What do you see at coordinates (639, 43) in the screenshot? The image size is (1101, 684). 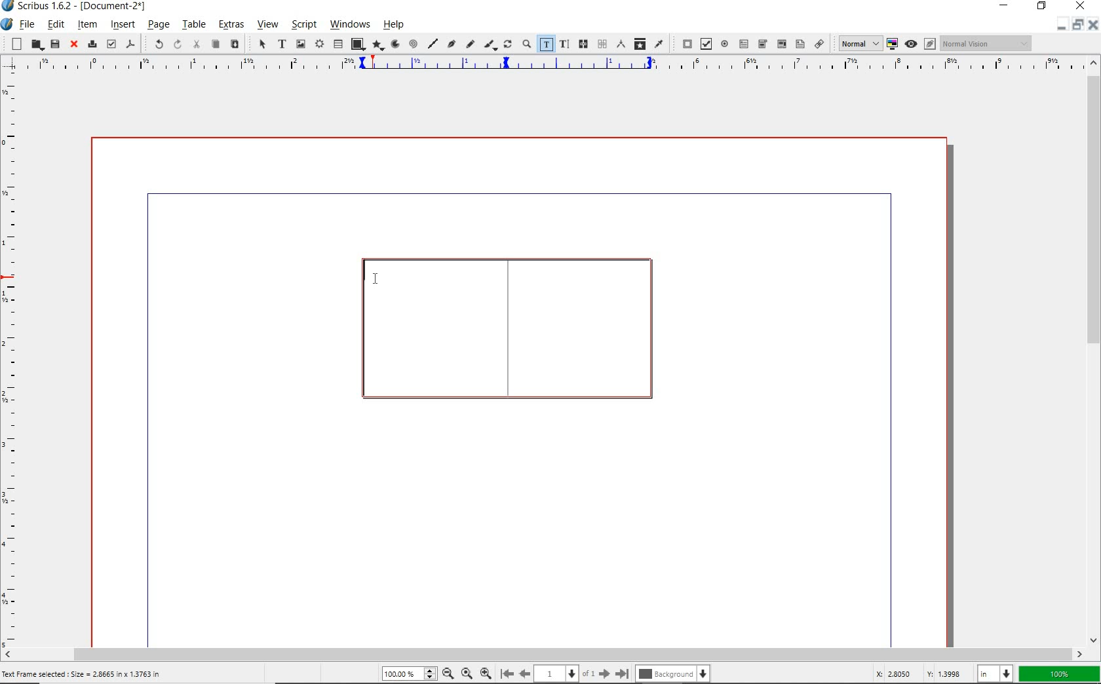 I see `copy item properties` at bounding box center [639, 43].